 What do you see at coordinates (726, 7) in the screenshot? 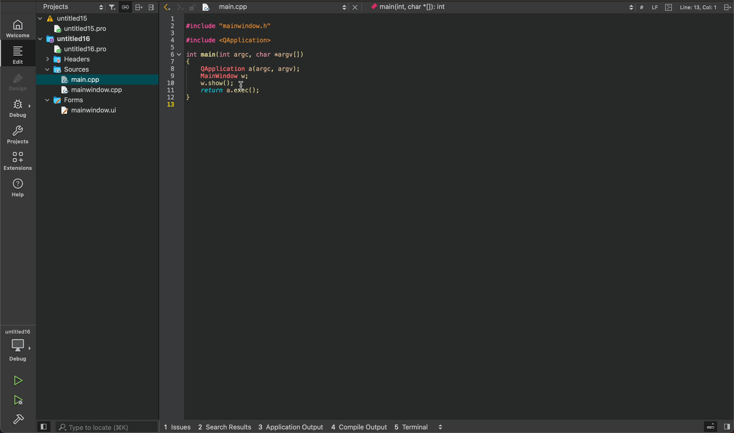
I see `close` at bounding box center [726, 7].